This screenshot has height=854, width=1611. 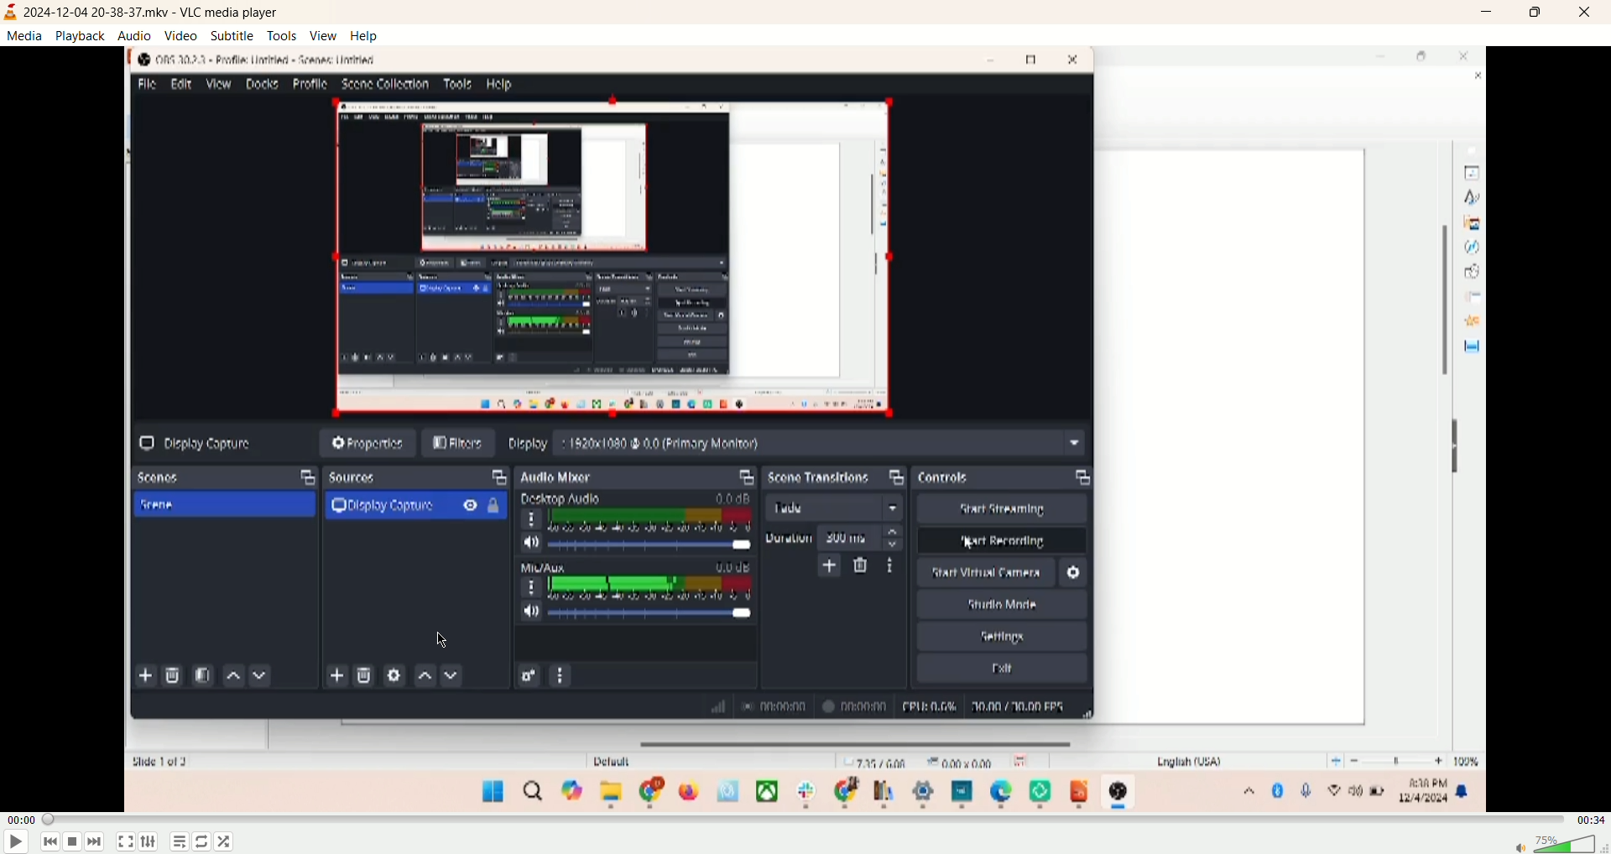 What do you see at coordinates (98, 843) in the screenshot?
I see `next track` at bounding box center [98, 843].